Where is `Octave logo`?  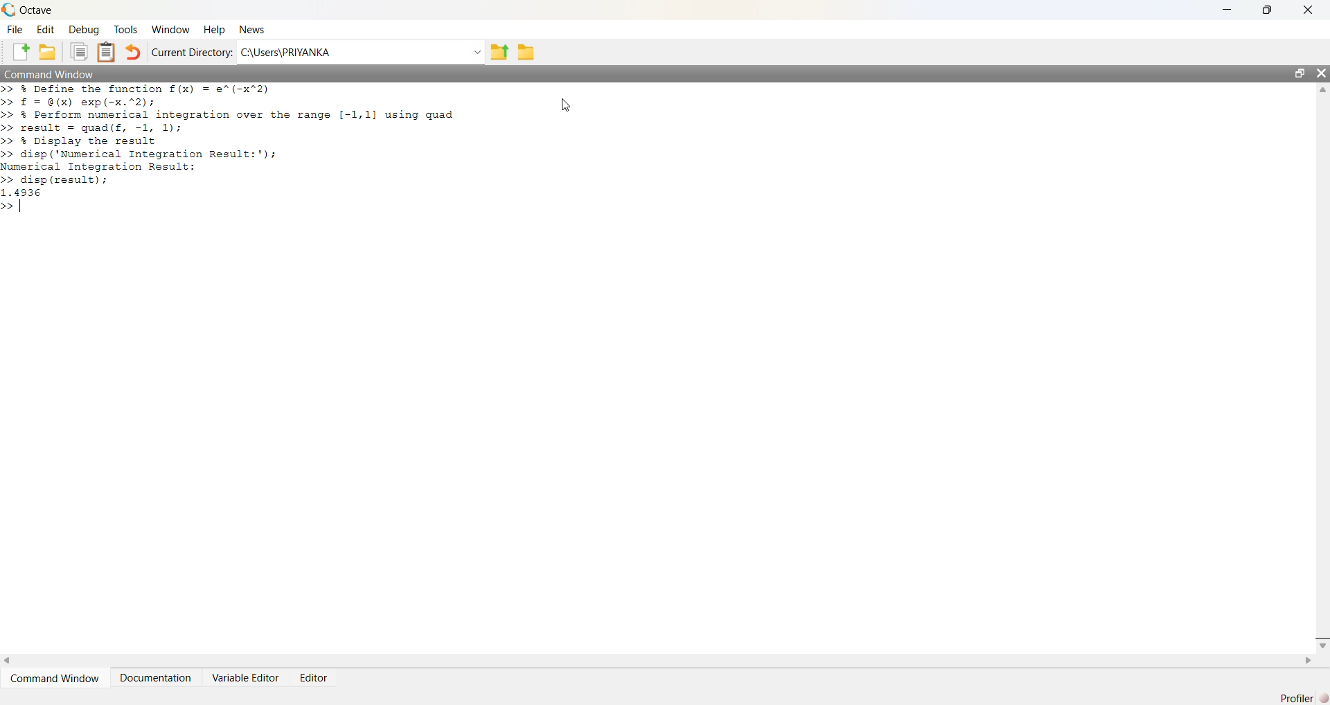 Octave logo is located at coordinates (8, 9).